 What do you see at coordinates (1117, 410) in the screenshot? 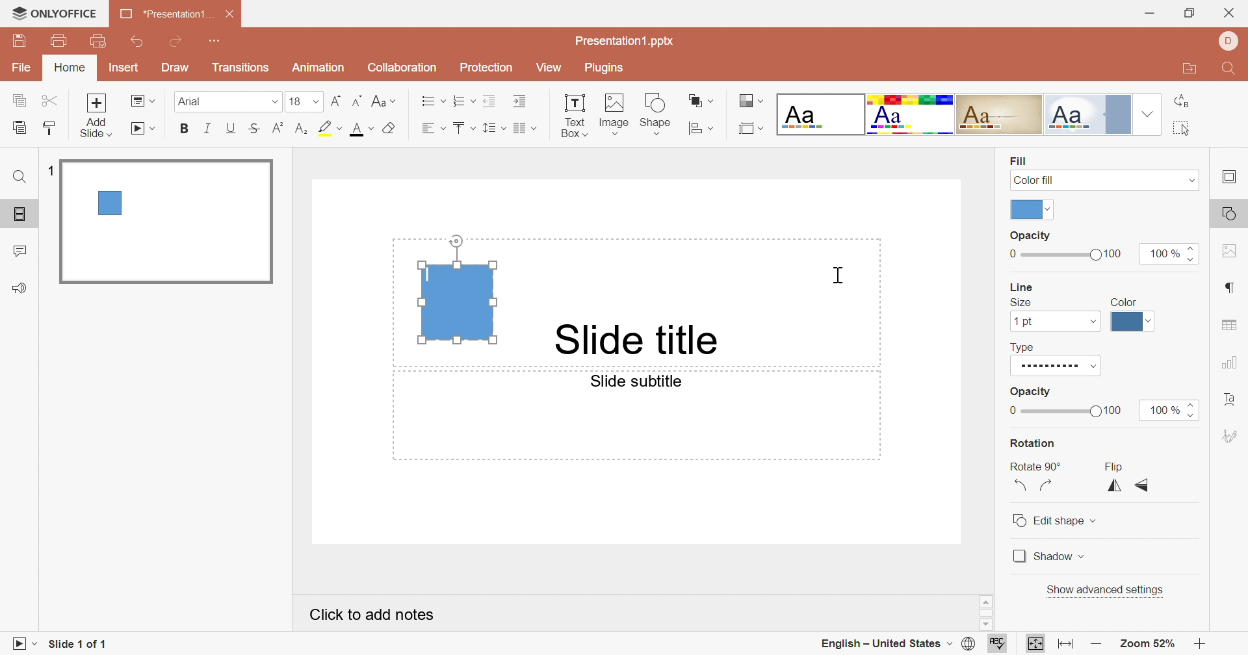
I see `100` at bounding box center [1117, 410].